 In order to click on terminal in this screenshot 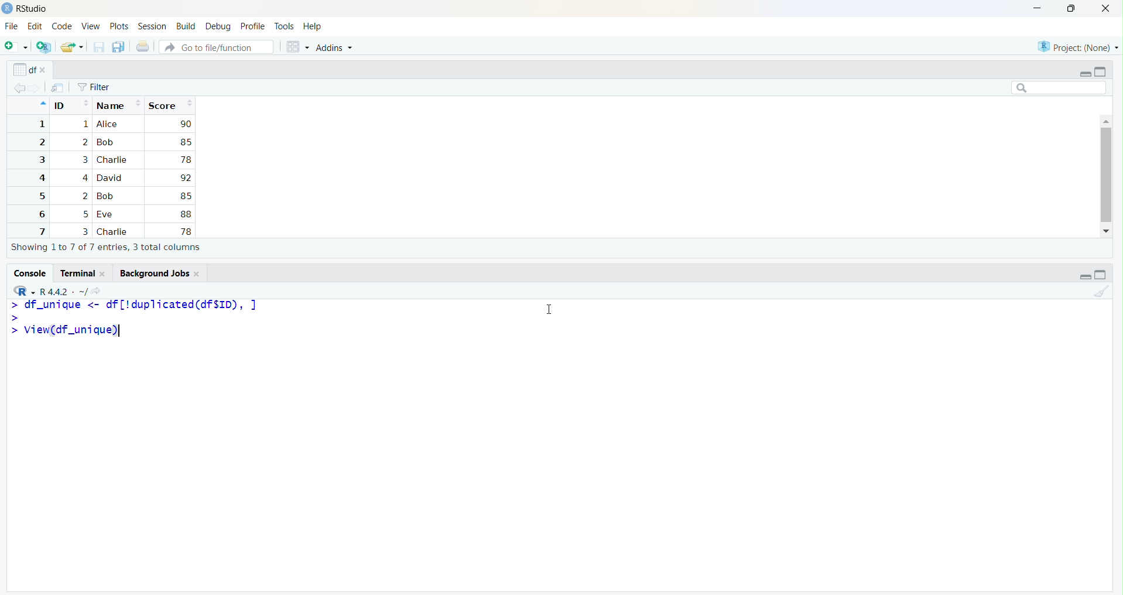, I will do `click(76, 273)`.